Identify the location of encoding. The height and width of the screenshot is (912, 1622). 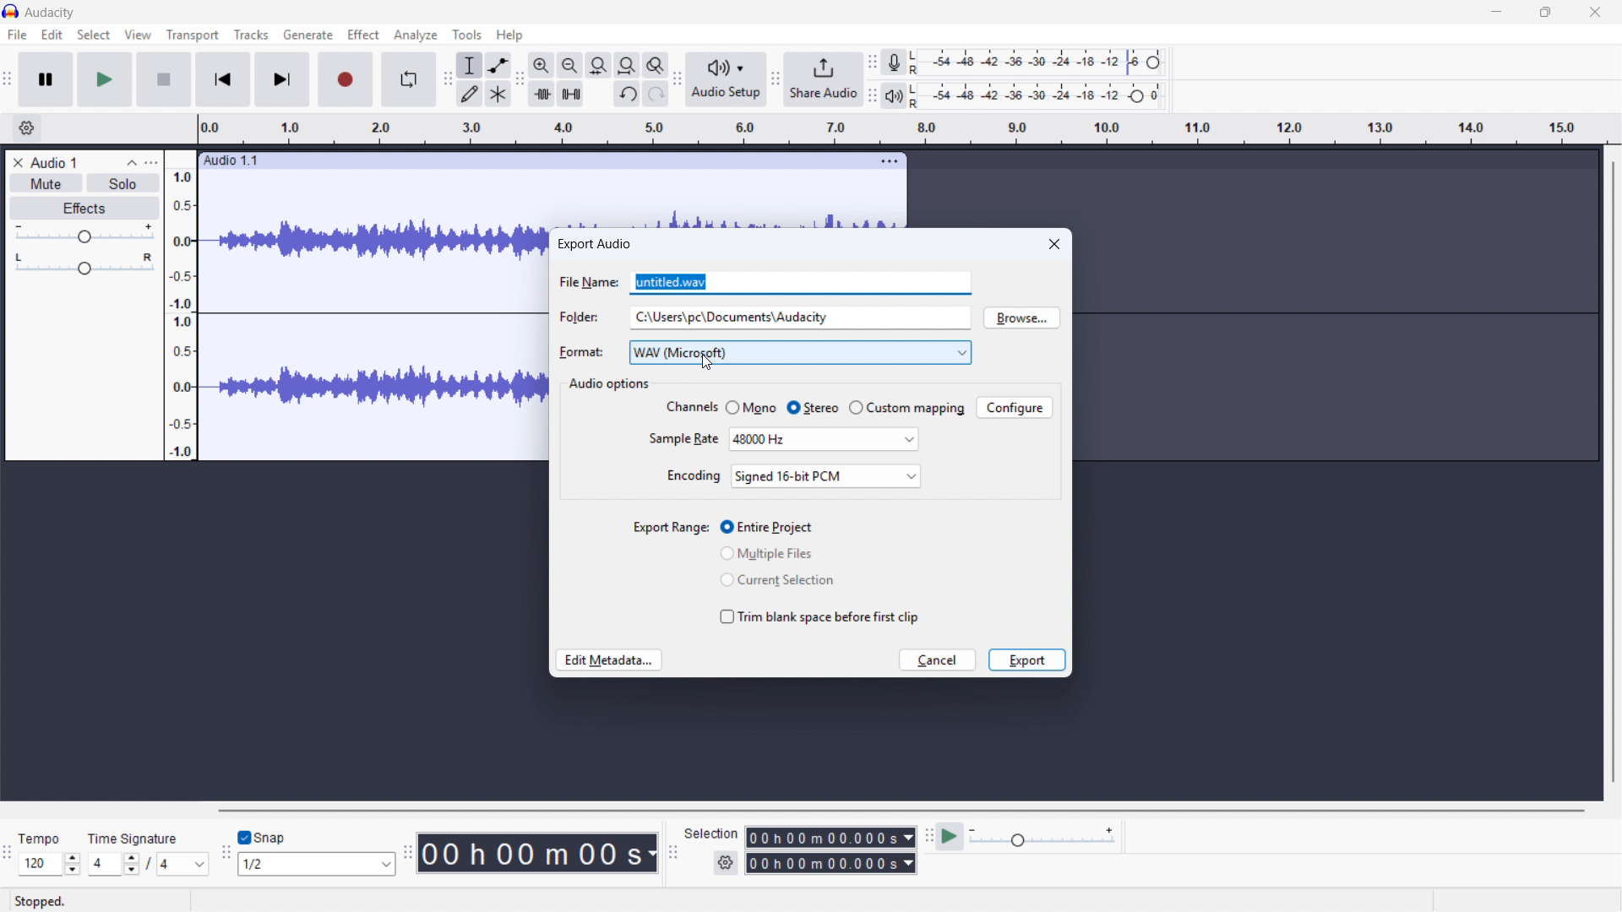
(691, 475).